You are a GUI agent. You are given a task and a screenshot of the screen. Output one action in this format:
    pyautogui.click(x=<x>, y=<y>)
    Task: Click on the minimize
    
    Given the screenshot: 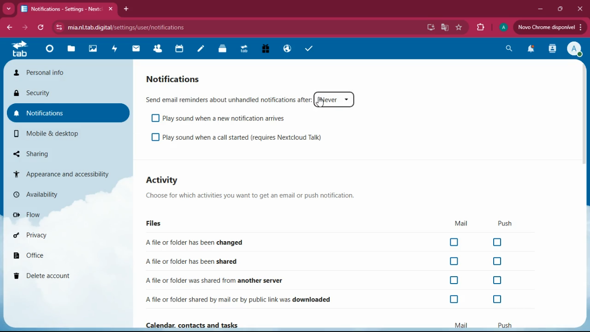 What is the action you would take?
    pyautogui.click(x=542, y=9)
    